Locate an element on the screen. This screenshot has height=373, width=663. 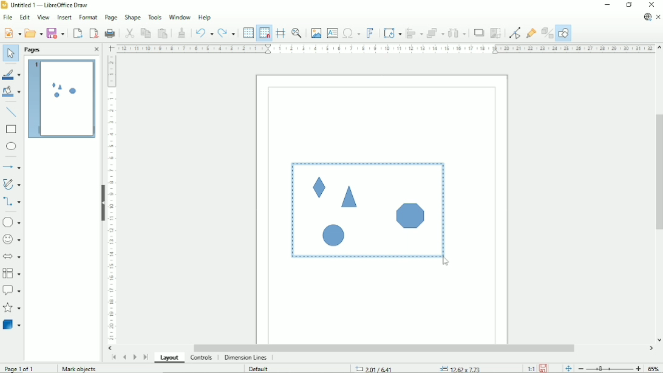
Fill color is located at coordinates (12, 93).